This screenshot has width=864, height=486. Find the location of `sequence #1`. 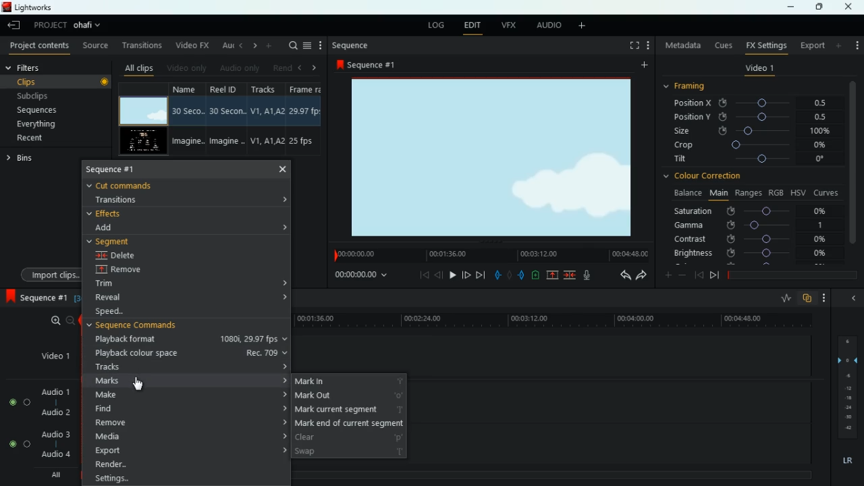

sequence #1 is located at coordinates (367, 65).